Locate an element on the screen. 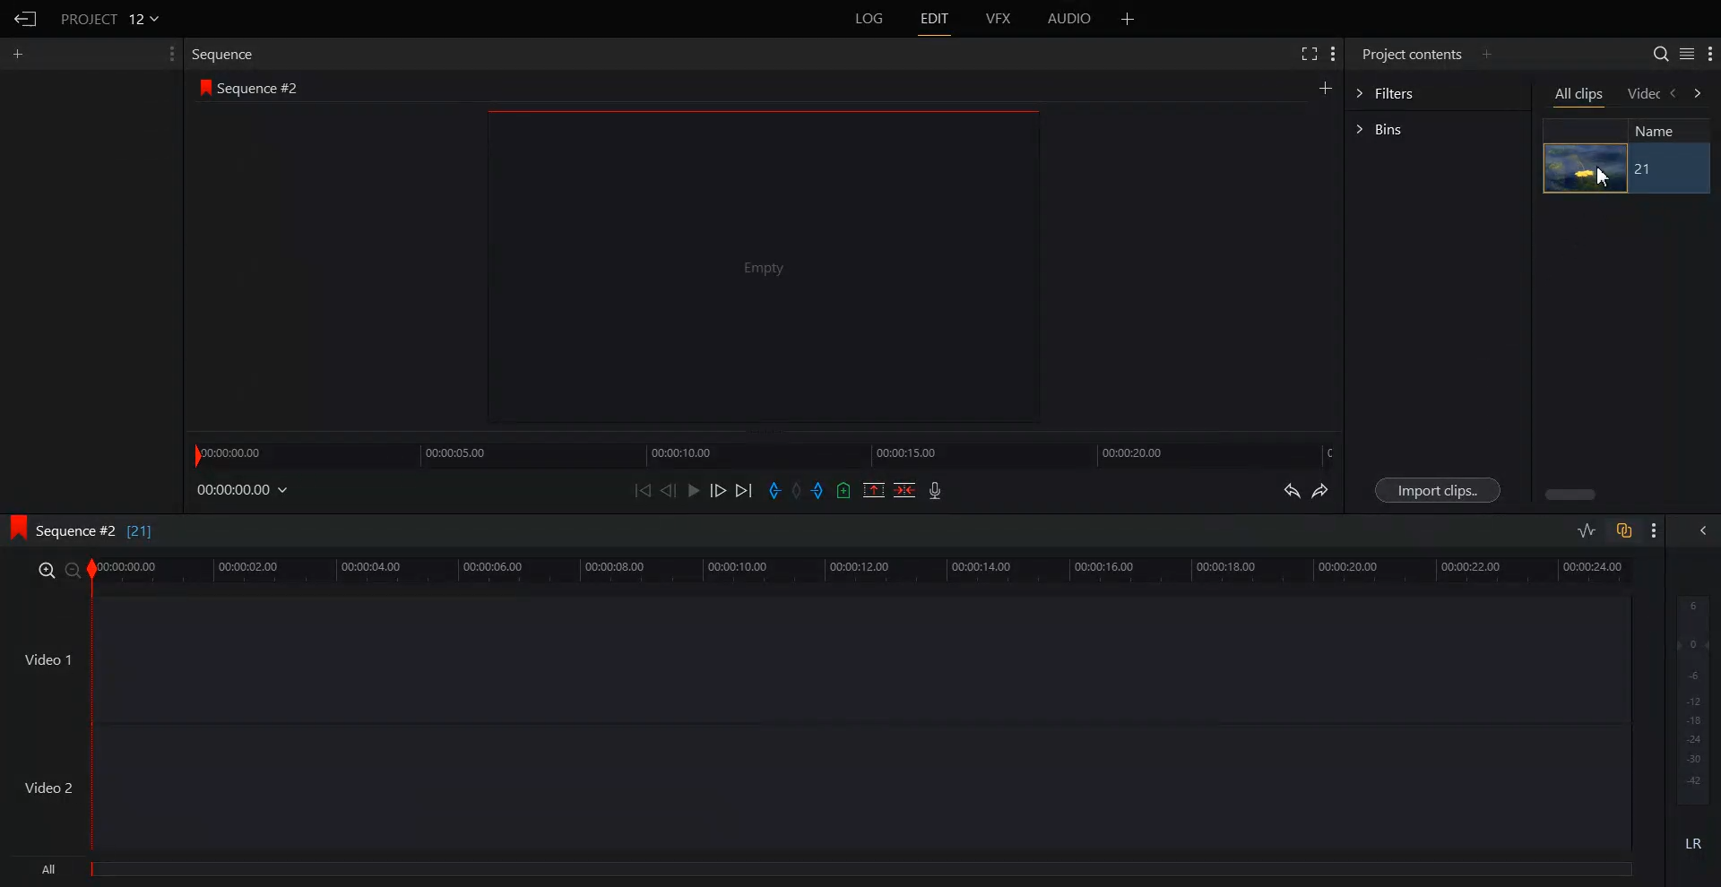 The width and height of the screenshot is (1721, 887). Project Contents is located at coordinates (1413, 53).